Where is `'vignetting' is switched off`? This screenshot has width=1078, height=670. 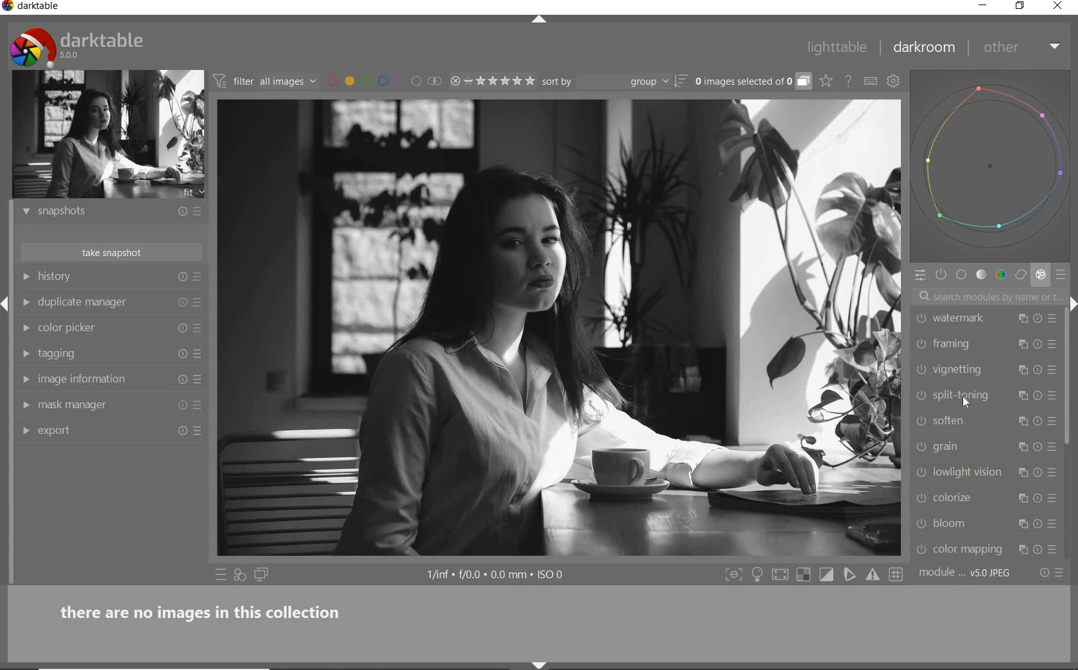 'vignetting' is switched off is located at coordinates (921, 369).